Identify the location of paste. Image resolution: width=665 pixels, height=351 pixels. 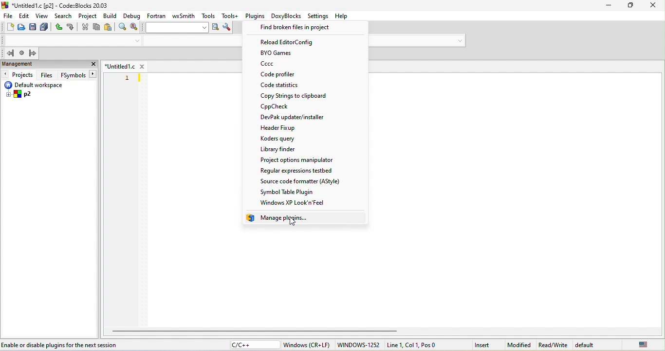
(111, 28).